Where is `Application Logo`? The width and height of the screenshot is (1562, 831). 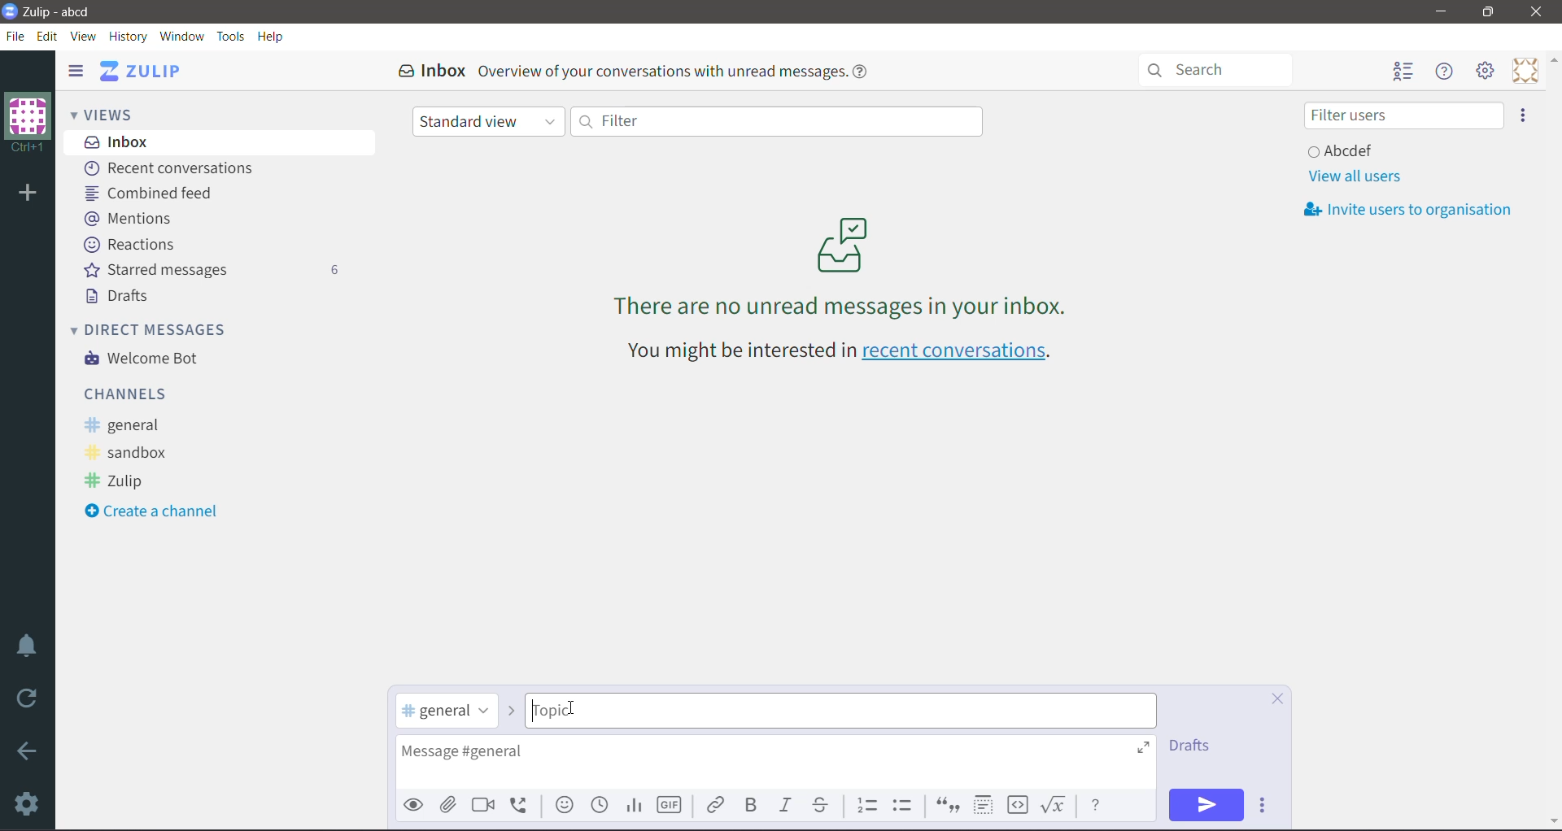 Application Logo is located at coordinates (10, 10).